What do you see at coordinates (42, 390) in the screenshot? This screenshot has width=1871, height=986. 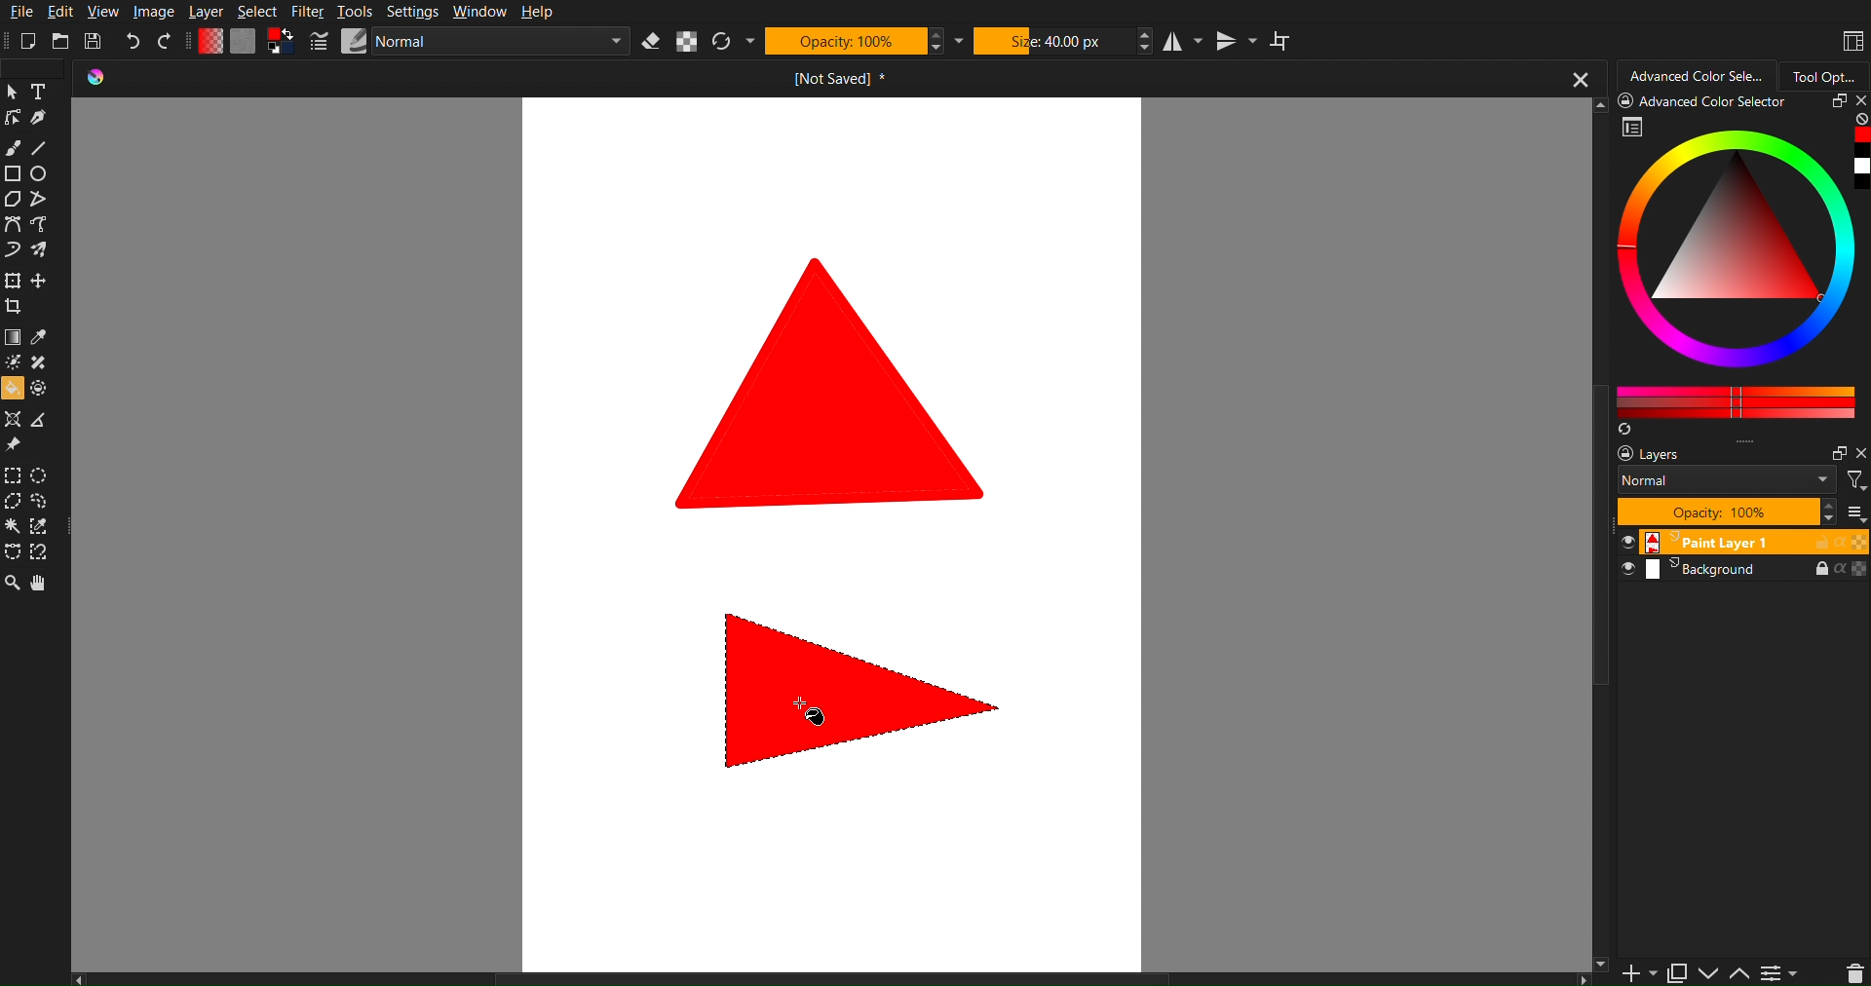 I see `dotted` at bounding box center [42, 390].